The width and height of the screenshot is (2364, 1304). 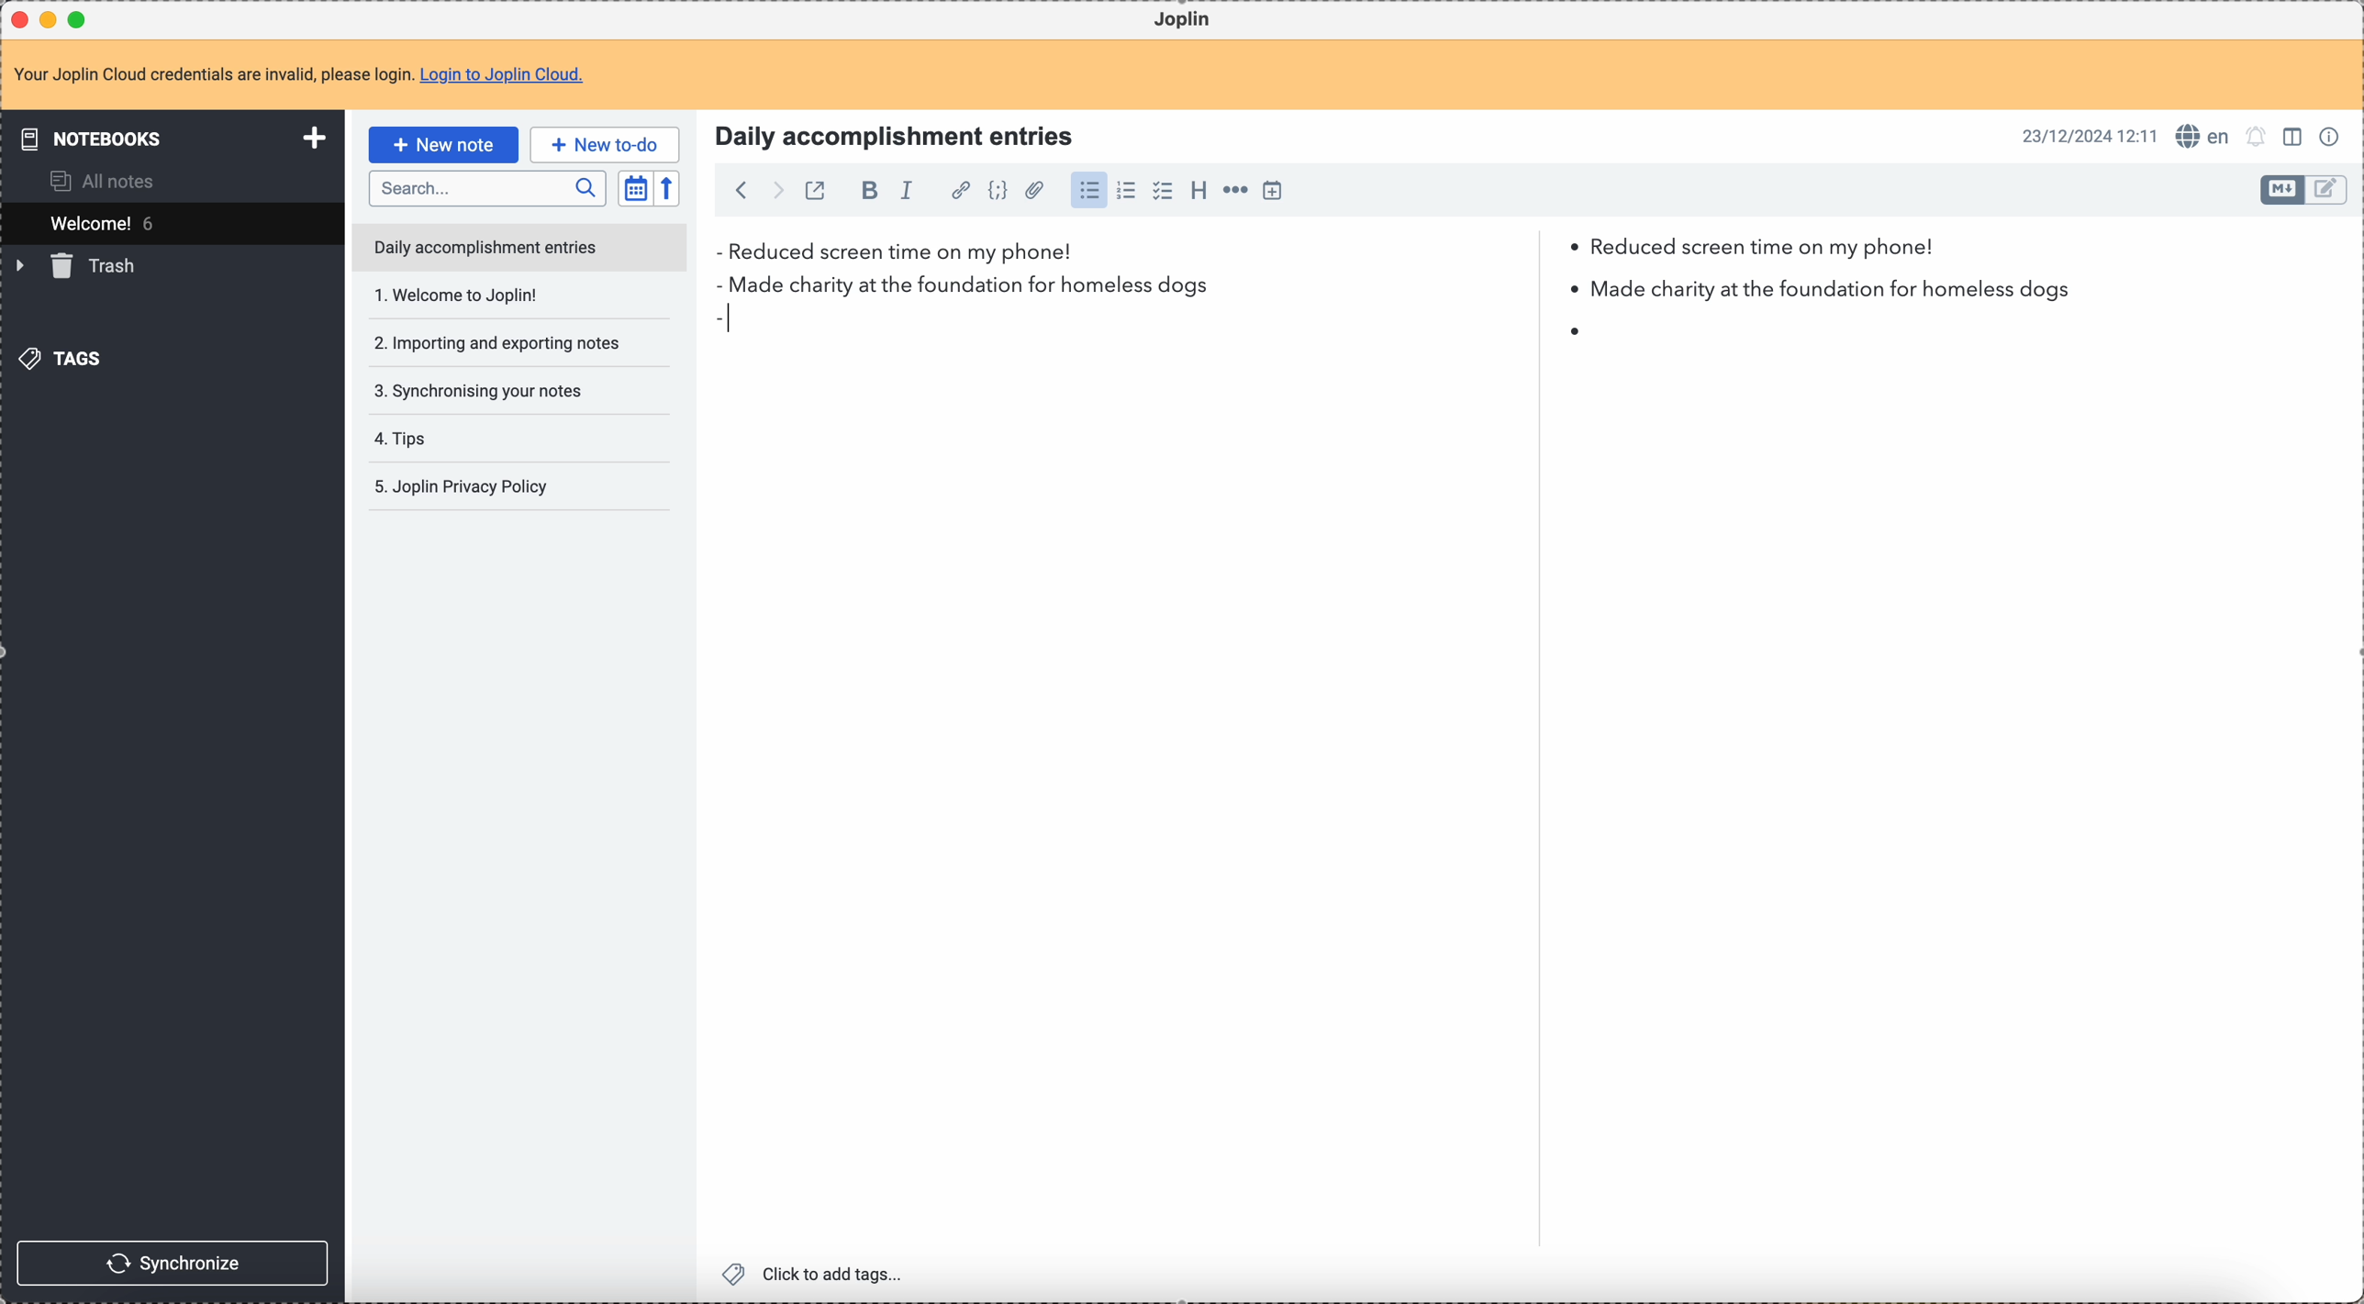 What do you see at coordinates (464, 488) in the screenshot?
I see `5. Joplin privacy policy` at bounding box center [464, 488].